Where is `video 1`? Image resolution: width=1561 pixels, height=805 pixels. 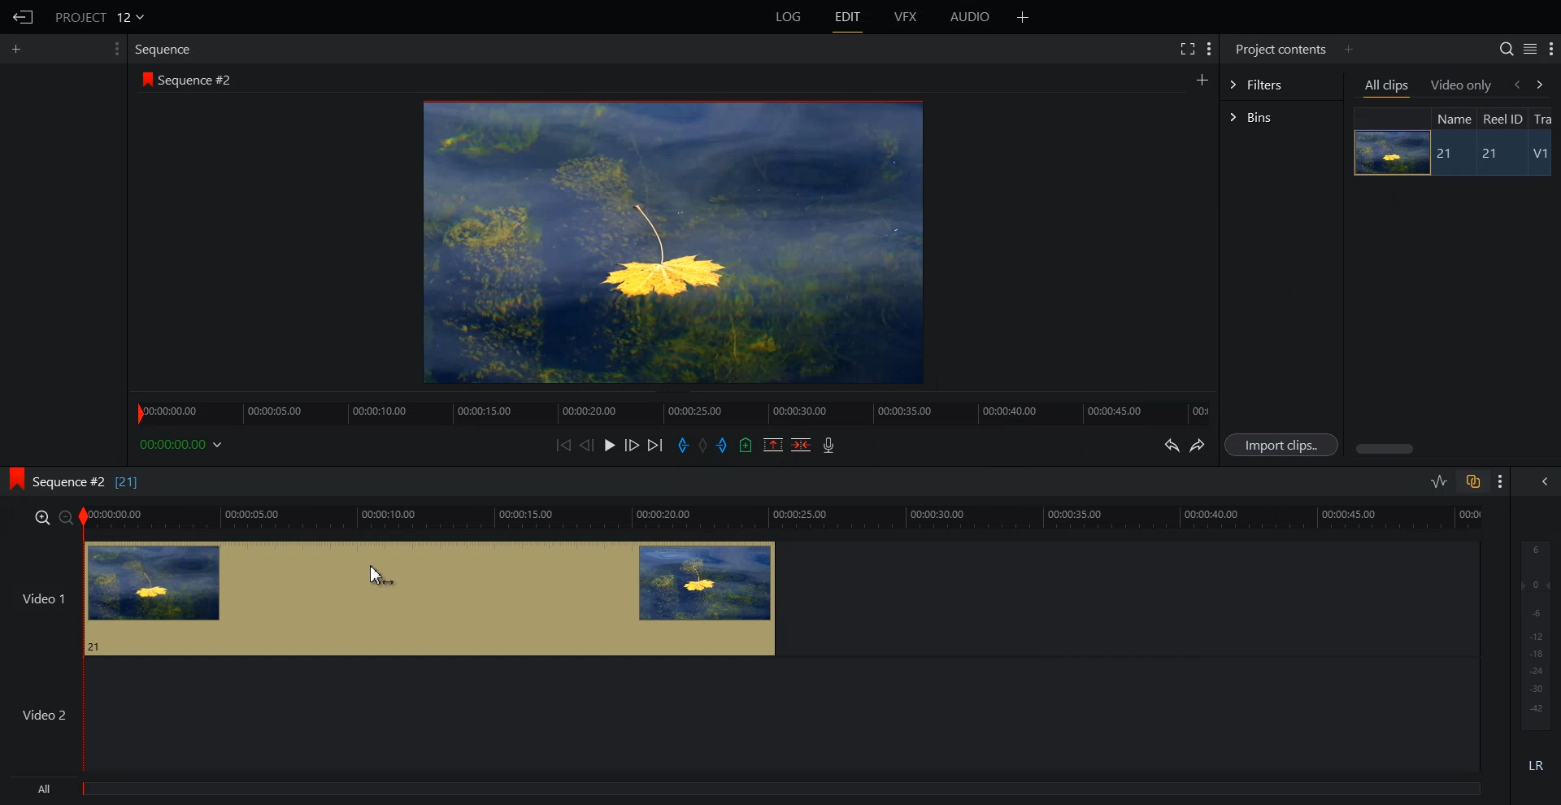
video 1 is located at coordinates (389, 596).